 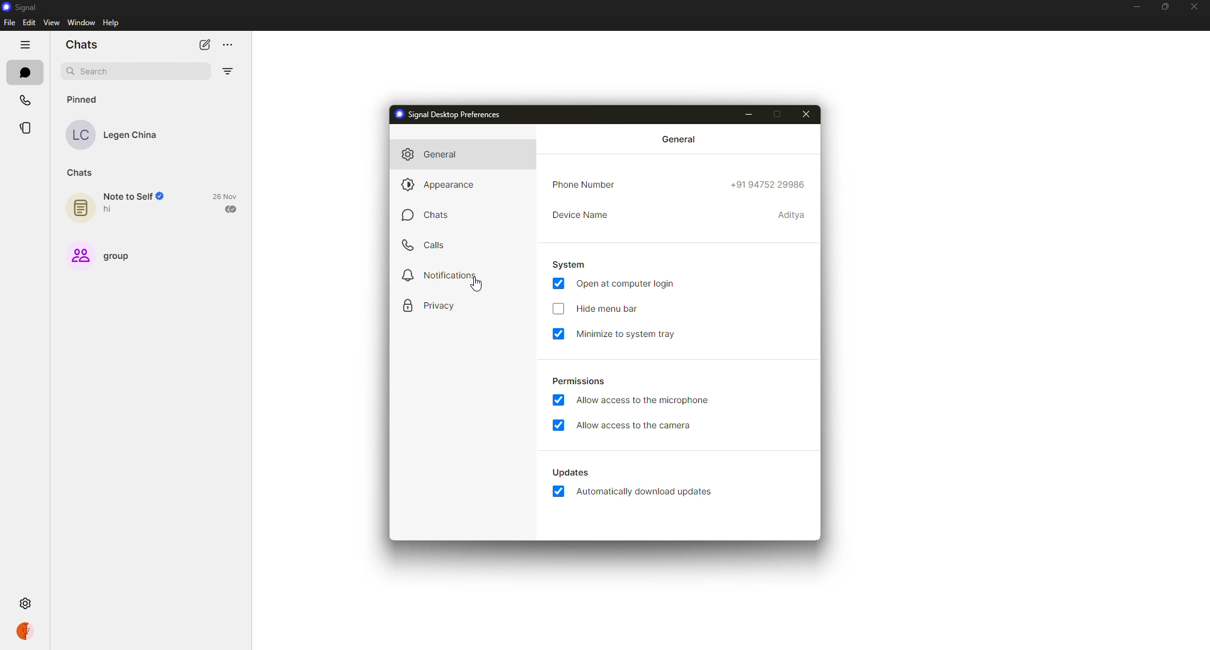 I want to click on stories, so click(x=27, y=129).